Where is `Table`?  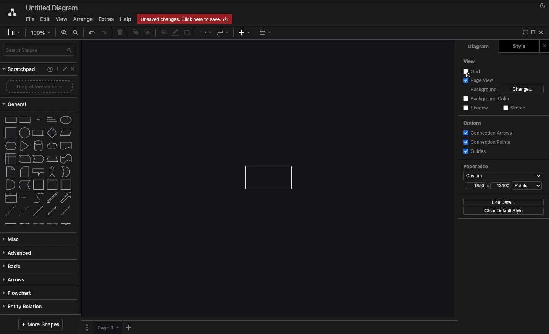
Table is located at coordinates (265, 32).